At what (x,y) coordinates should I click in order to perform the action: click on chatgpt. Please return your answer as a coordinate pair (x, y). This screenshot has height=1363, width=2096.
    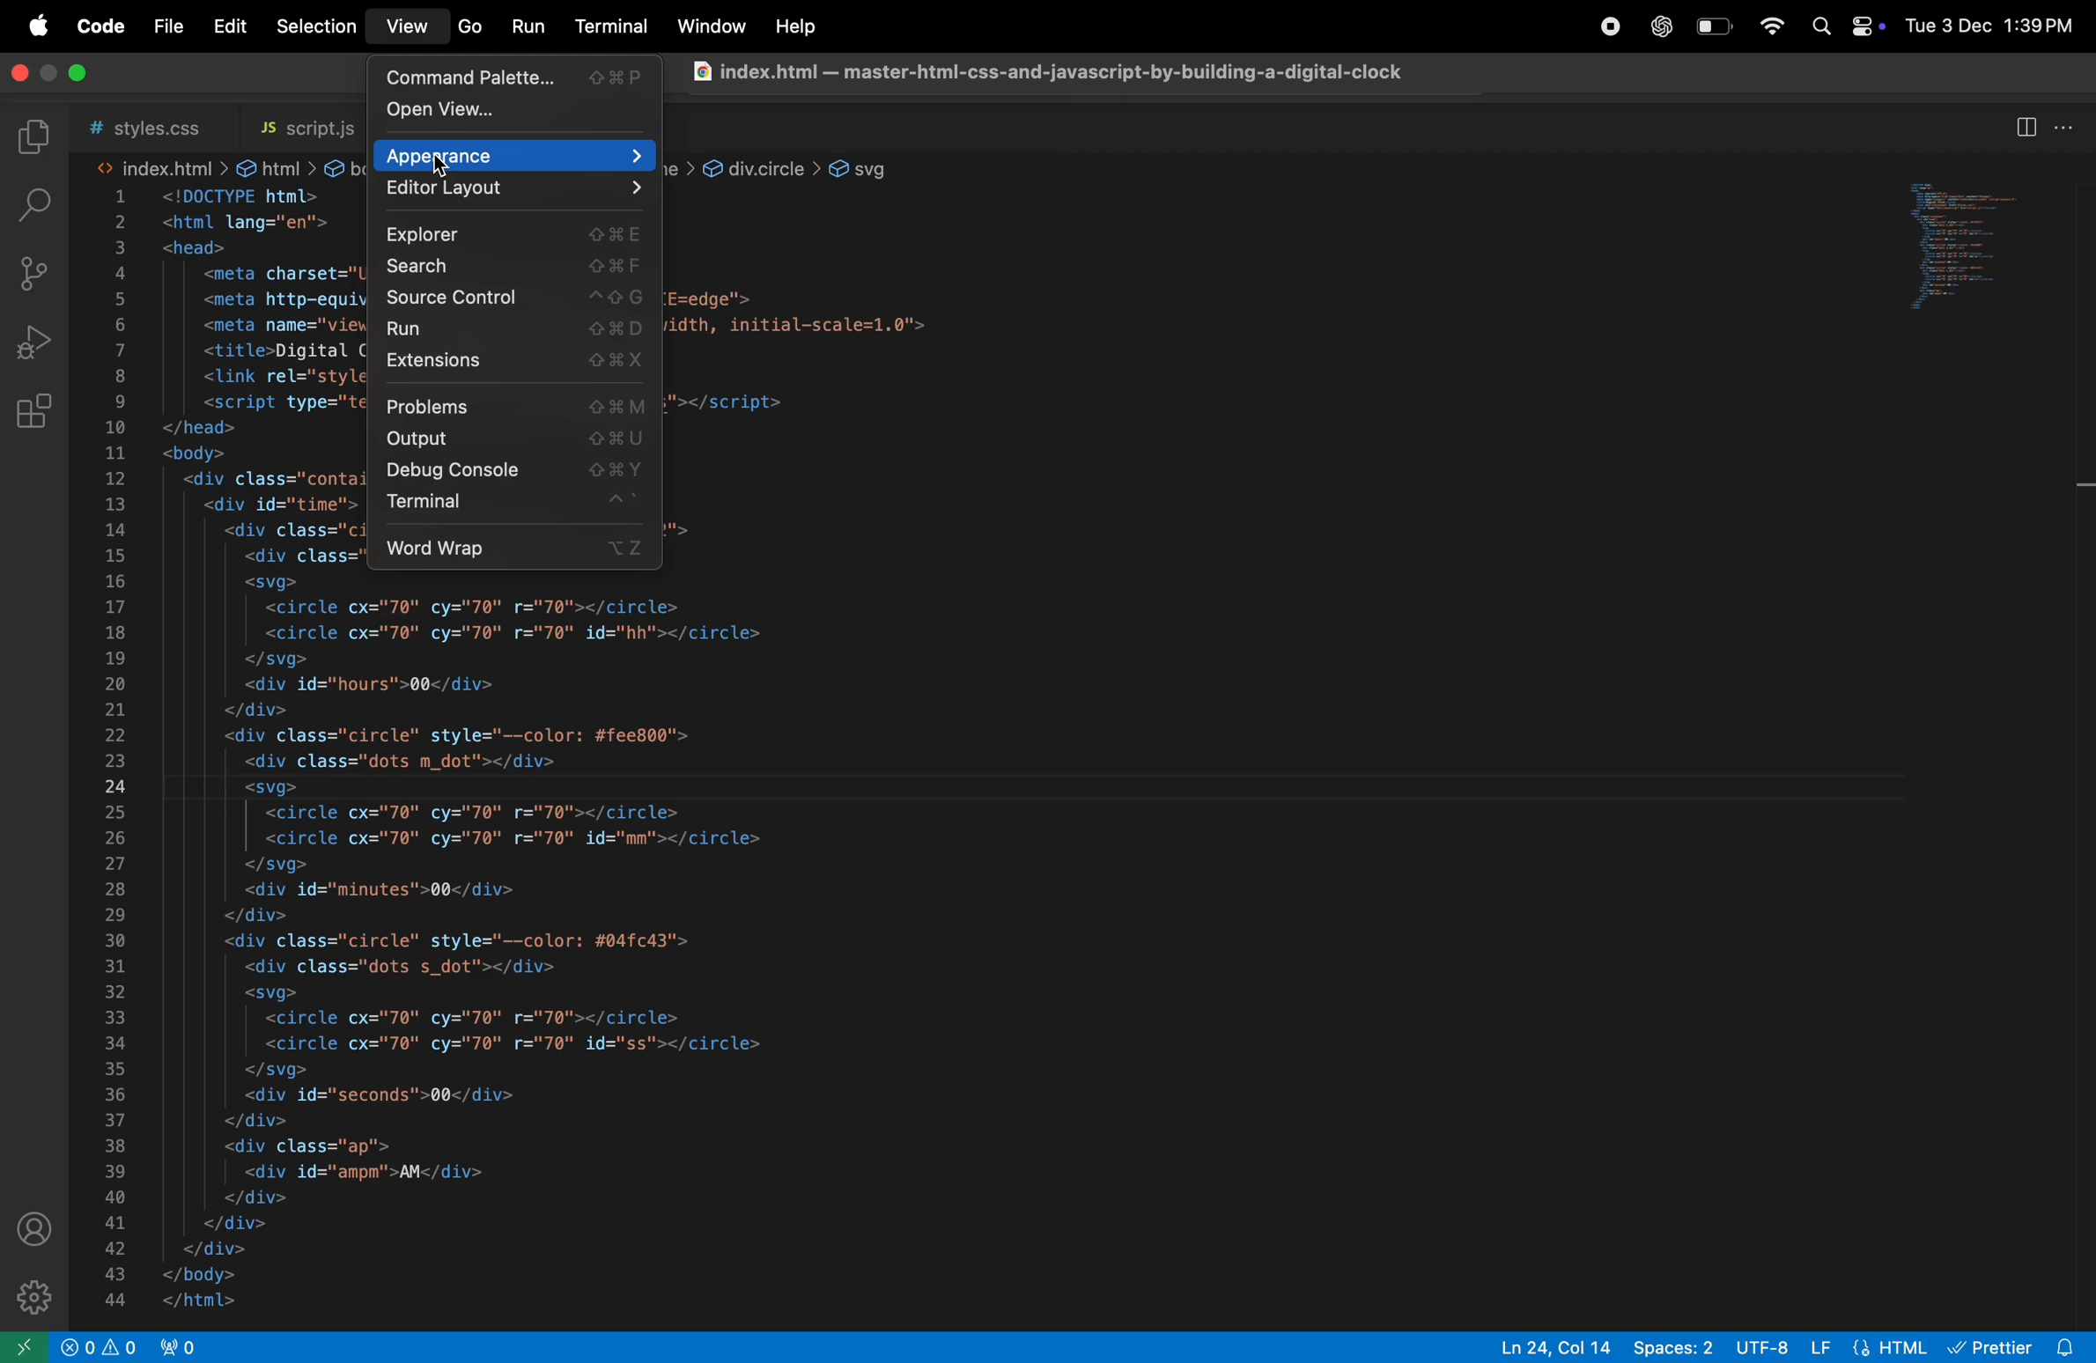
    Looking at the image, I should click on (1657, 26).